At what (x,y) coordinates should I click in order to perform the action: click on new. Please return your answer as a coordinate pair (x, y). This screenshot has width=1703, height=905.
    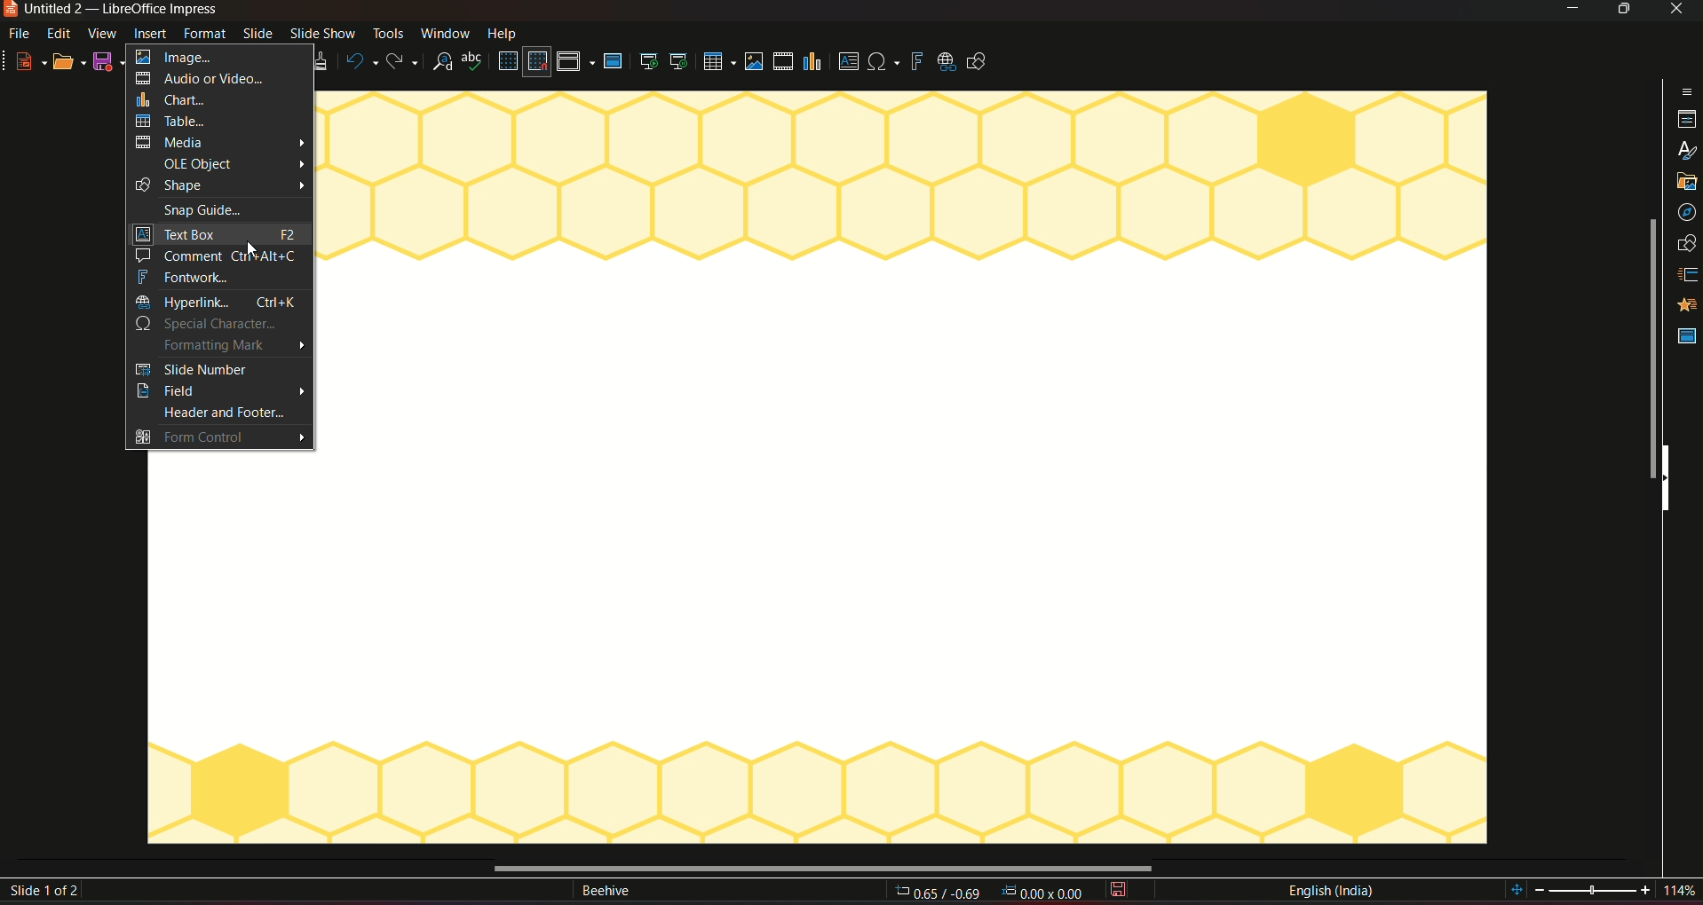
    Looking at the image, I should click on (27, 60).